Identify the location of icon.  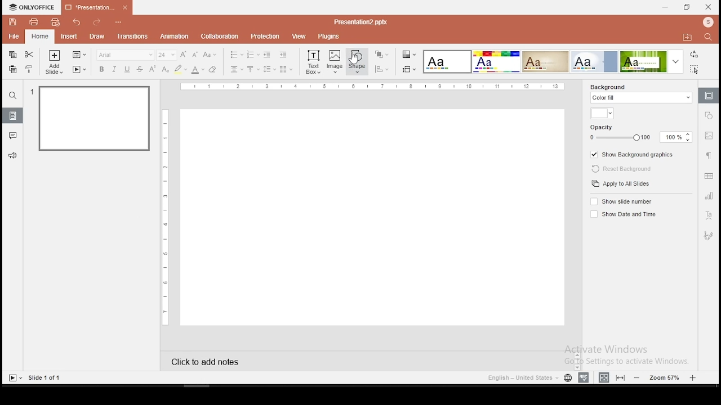
(32, 7).